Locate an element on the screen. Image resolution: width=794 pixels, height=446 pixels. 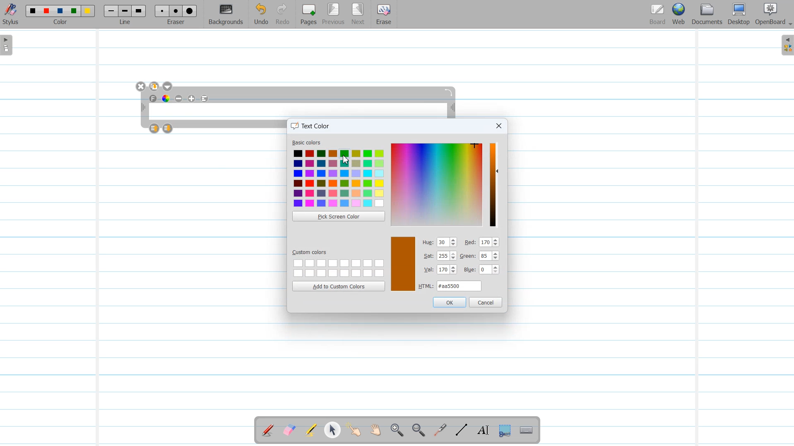
Text Colors is located at coordinates (339, 178).